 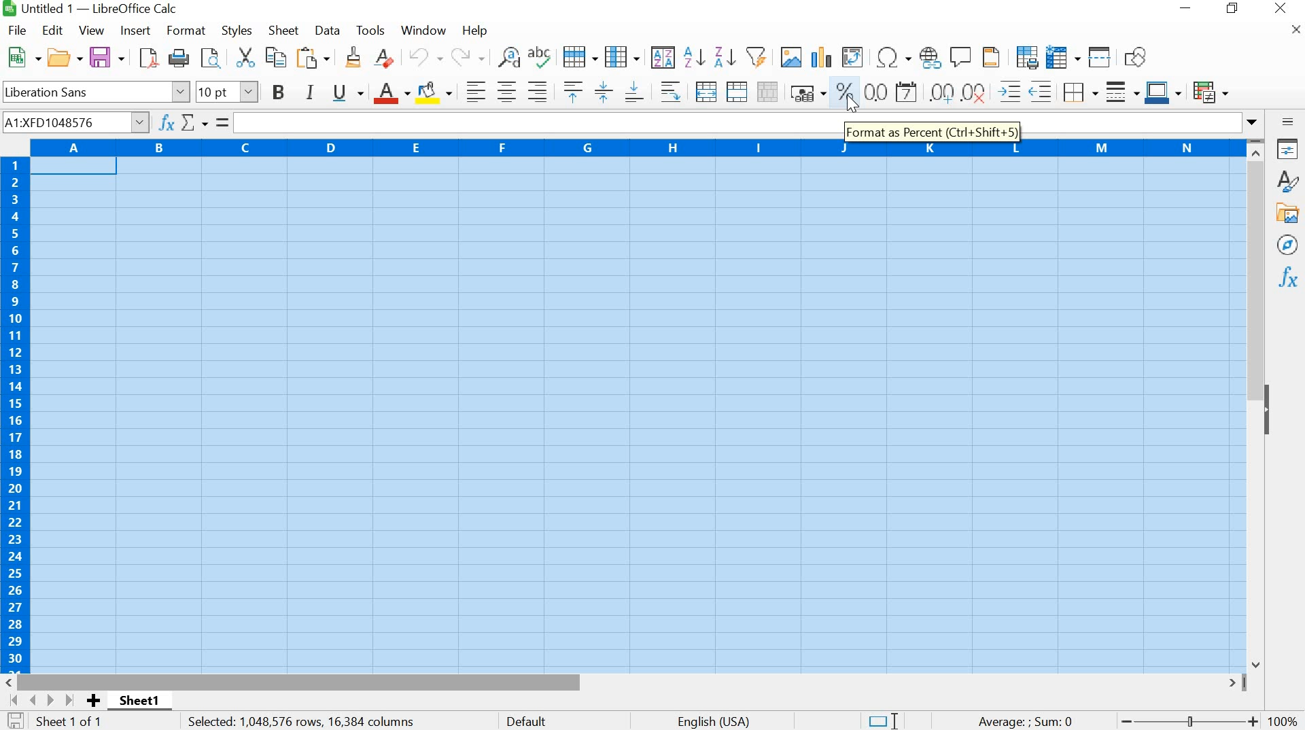 What do you see at coordinates (16, 31) in the screenshot?
I see `FILE` at bounding box center [16, 31].